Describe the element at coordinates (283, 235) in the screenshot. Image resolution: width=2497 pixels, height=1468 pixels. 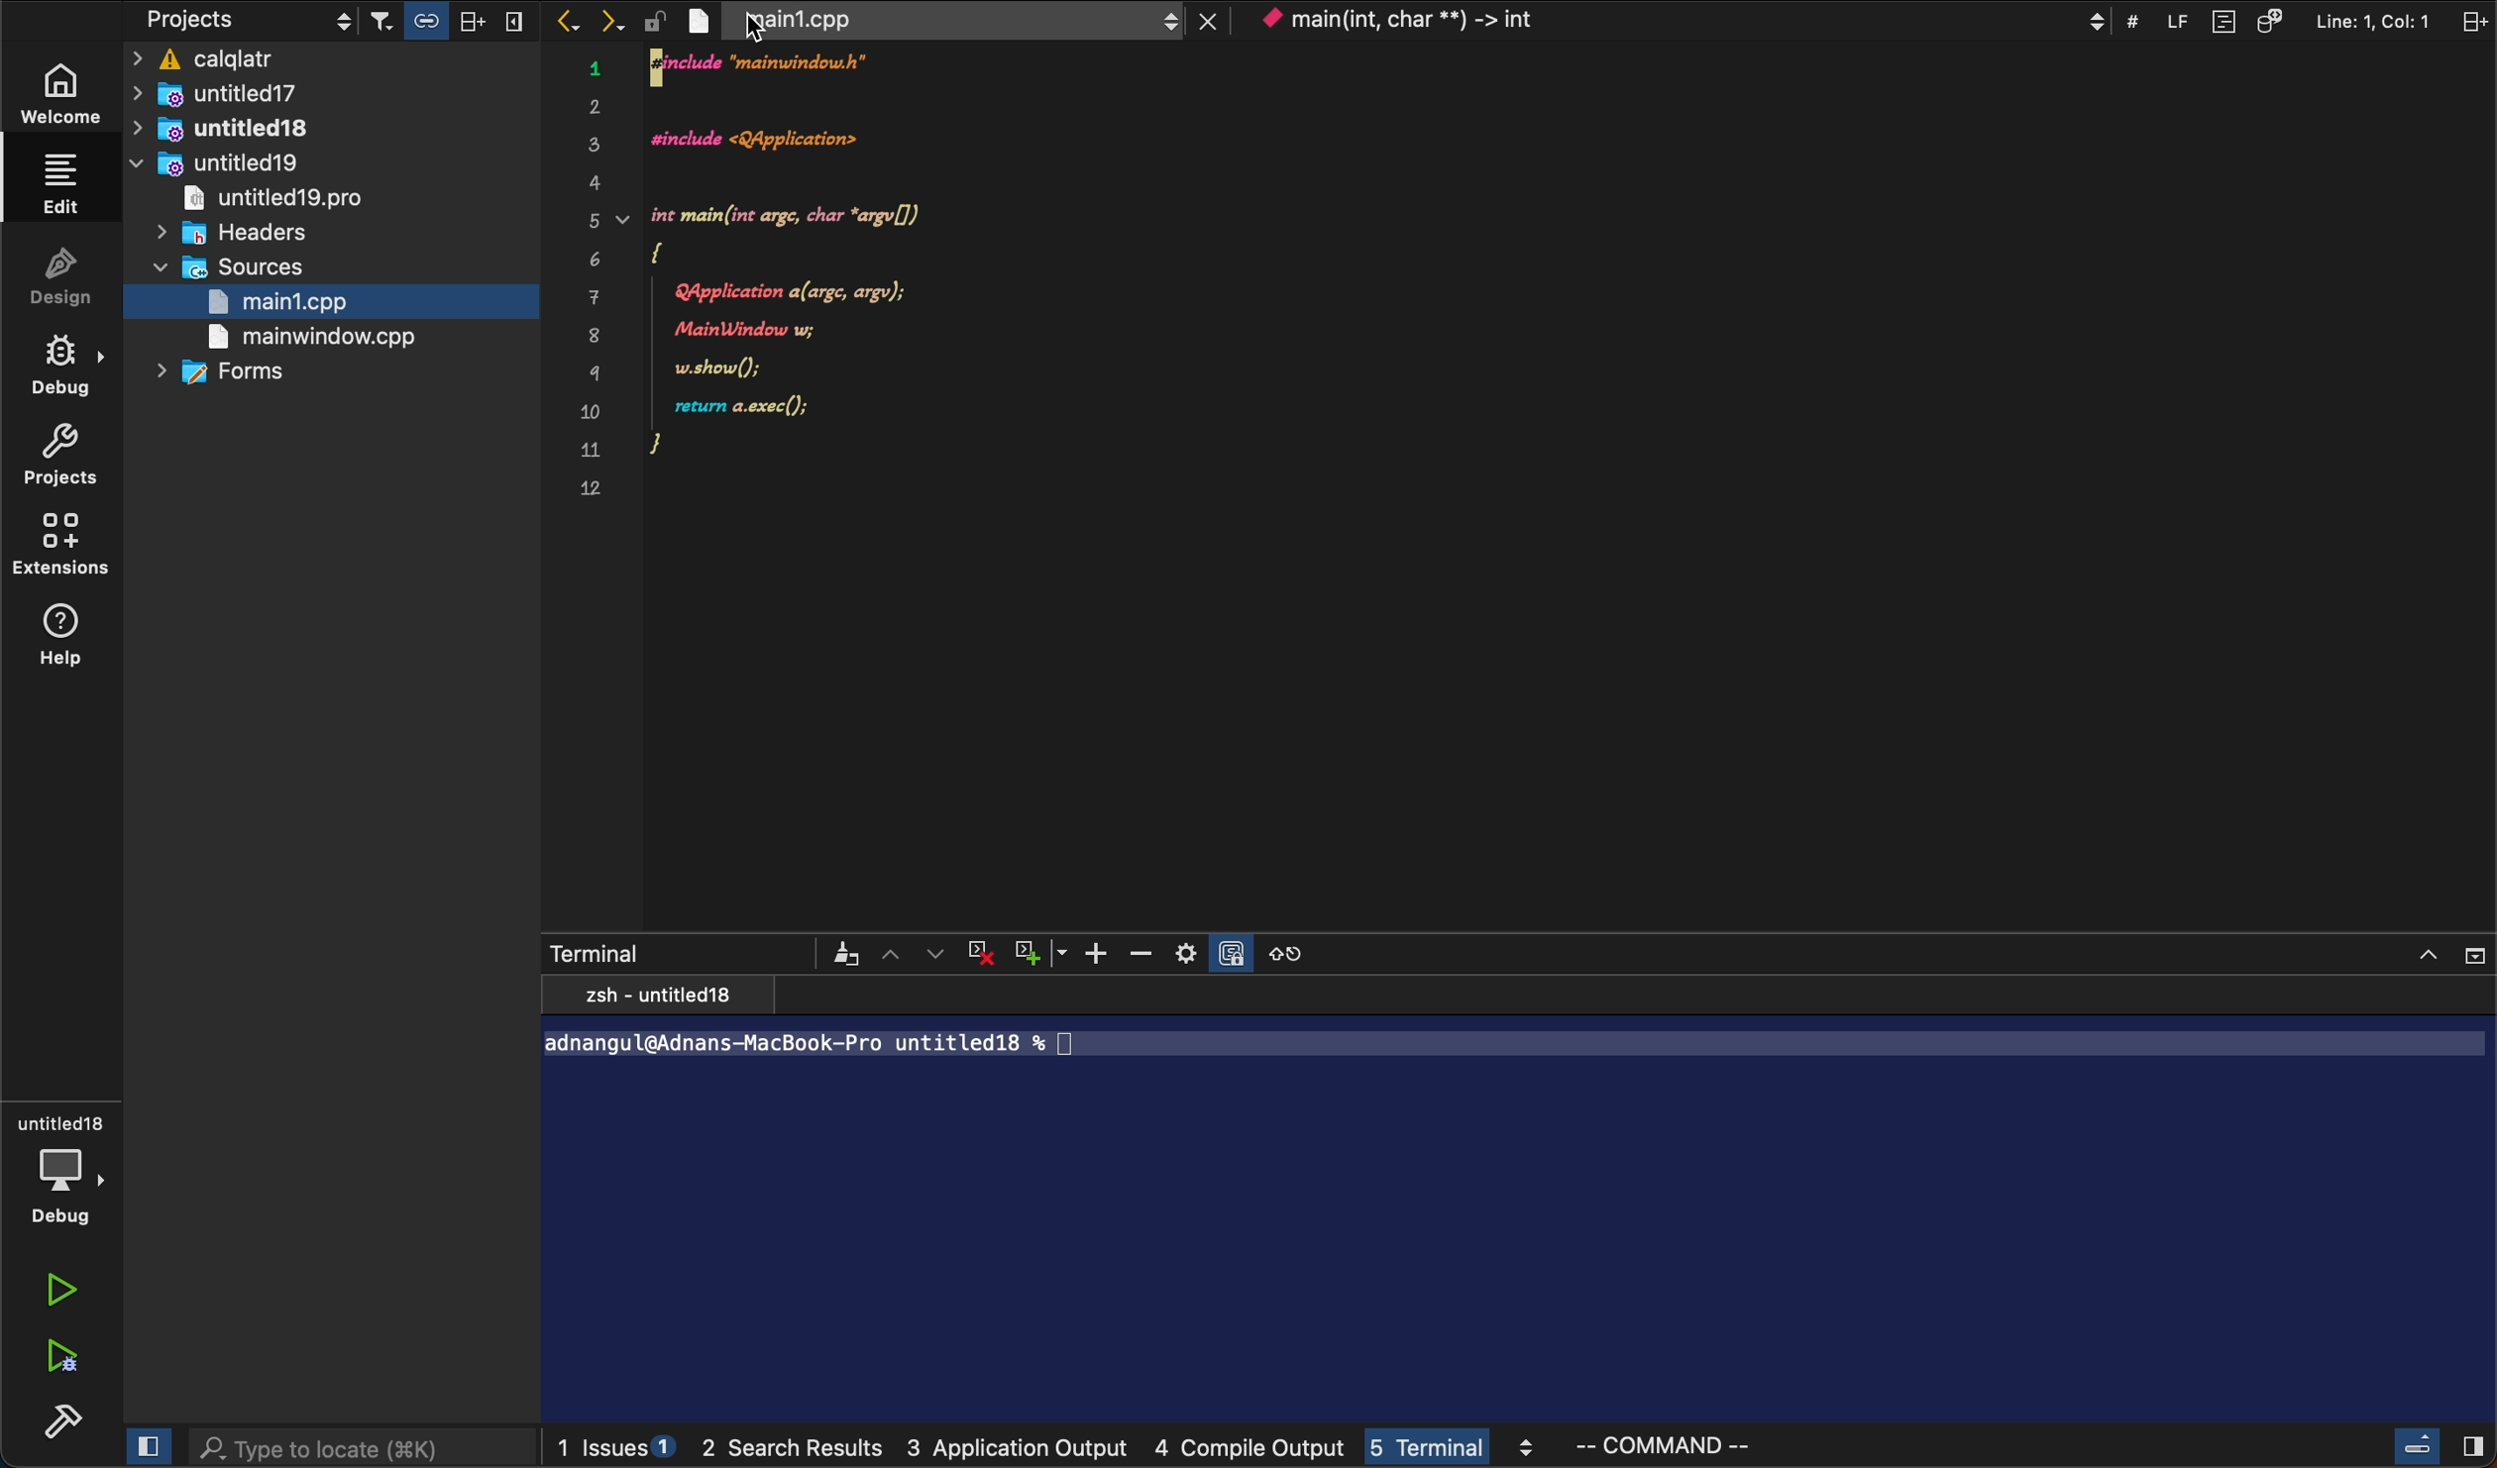
I see `headers` at that location.